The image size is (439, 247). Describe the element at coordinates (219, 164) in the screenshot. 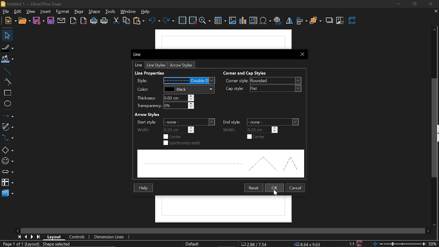

I see `preview` at that location.